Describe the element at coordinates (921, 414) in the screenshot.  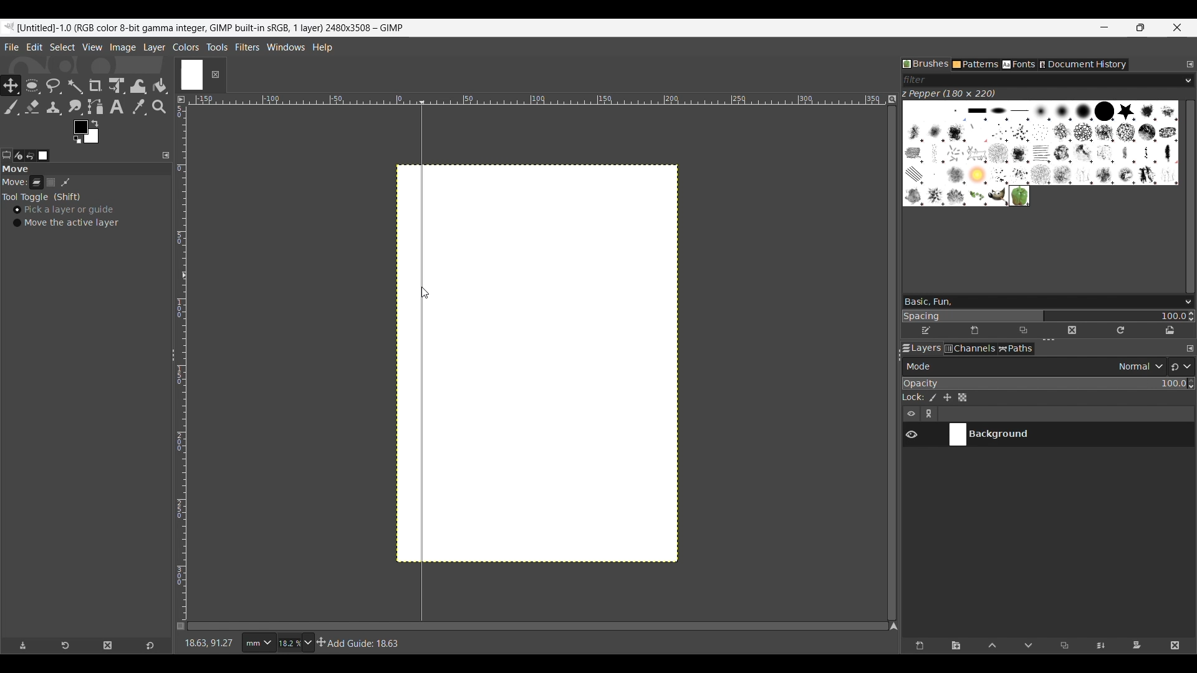
I see `Layer settings` at that location.